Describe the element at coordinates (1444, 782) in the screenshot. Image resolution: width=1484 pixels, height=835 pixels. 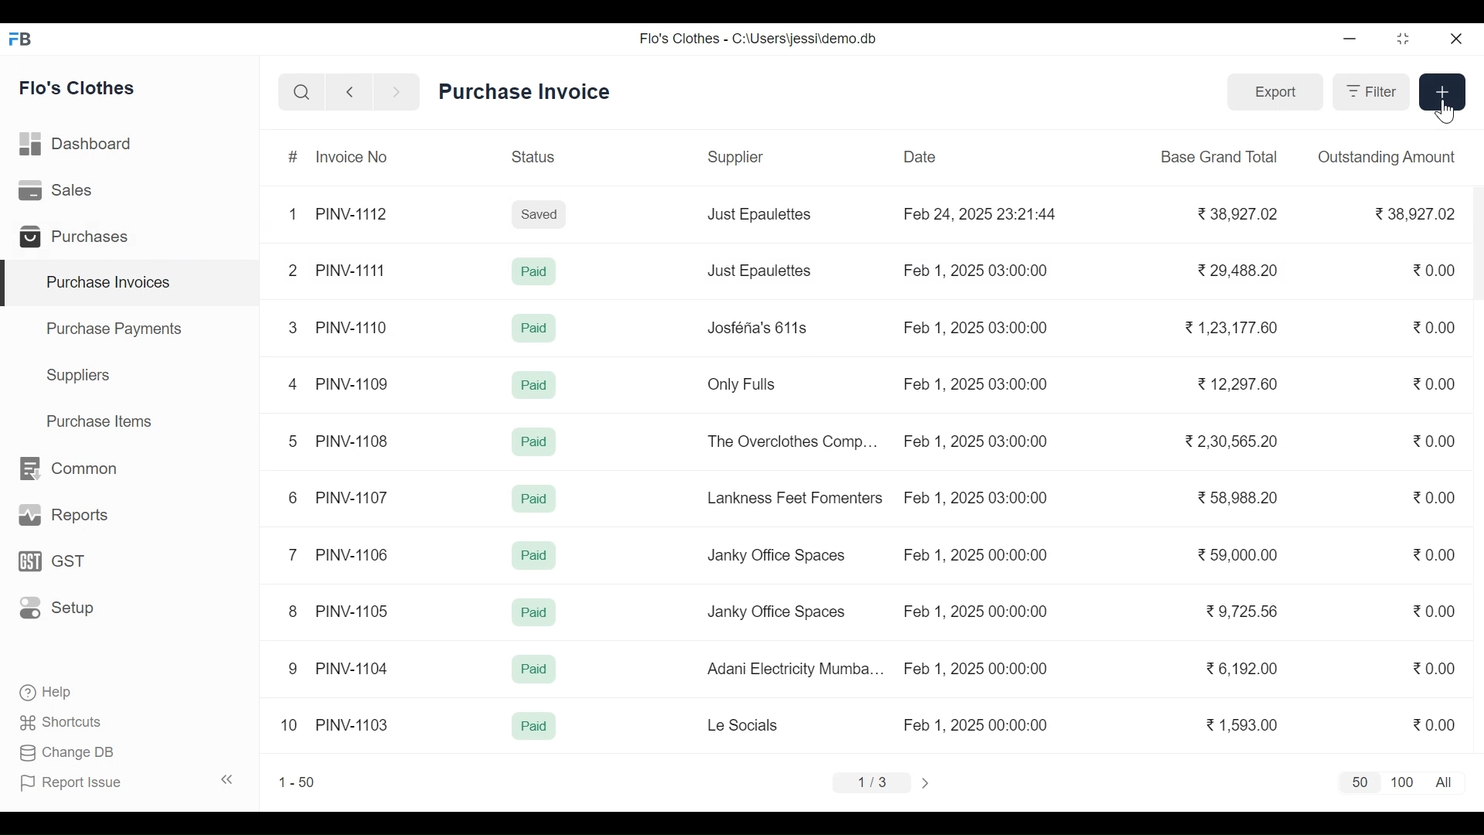
I see `All` at that location.